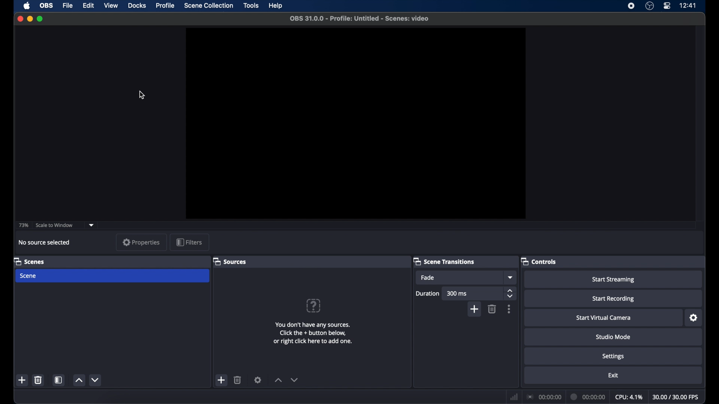 The image size is (719, 404). I want to click on minimize, so click(30, 19).